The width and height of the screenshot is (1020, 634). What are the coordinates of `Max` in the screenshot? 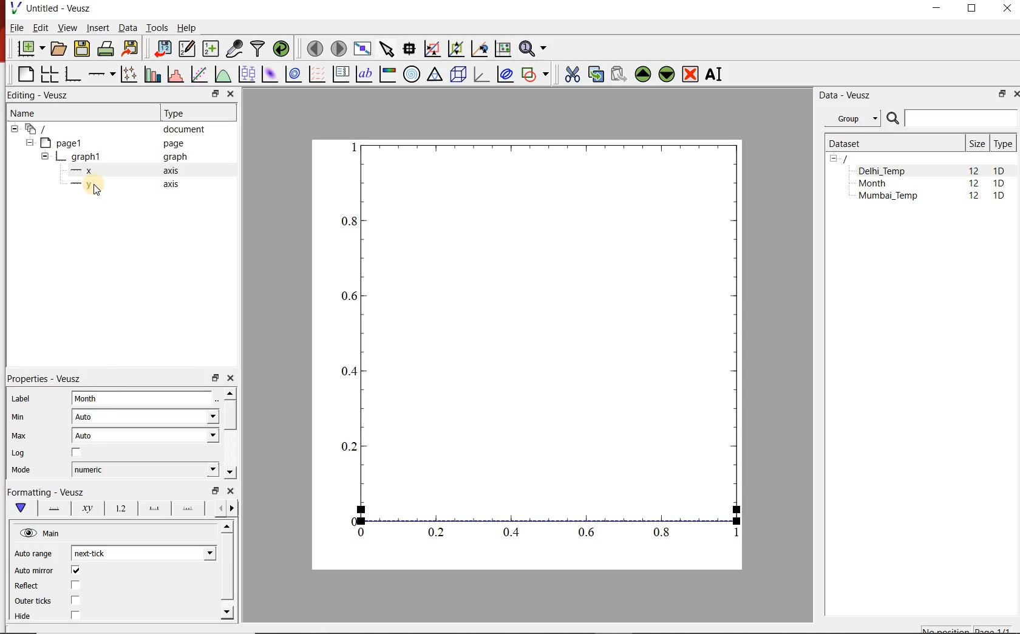 It's located at (19, 435).